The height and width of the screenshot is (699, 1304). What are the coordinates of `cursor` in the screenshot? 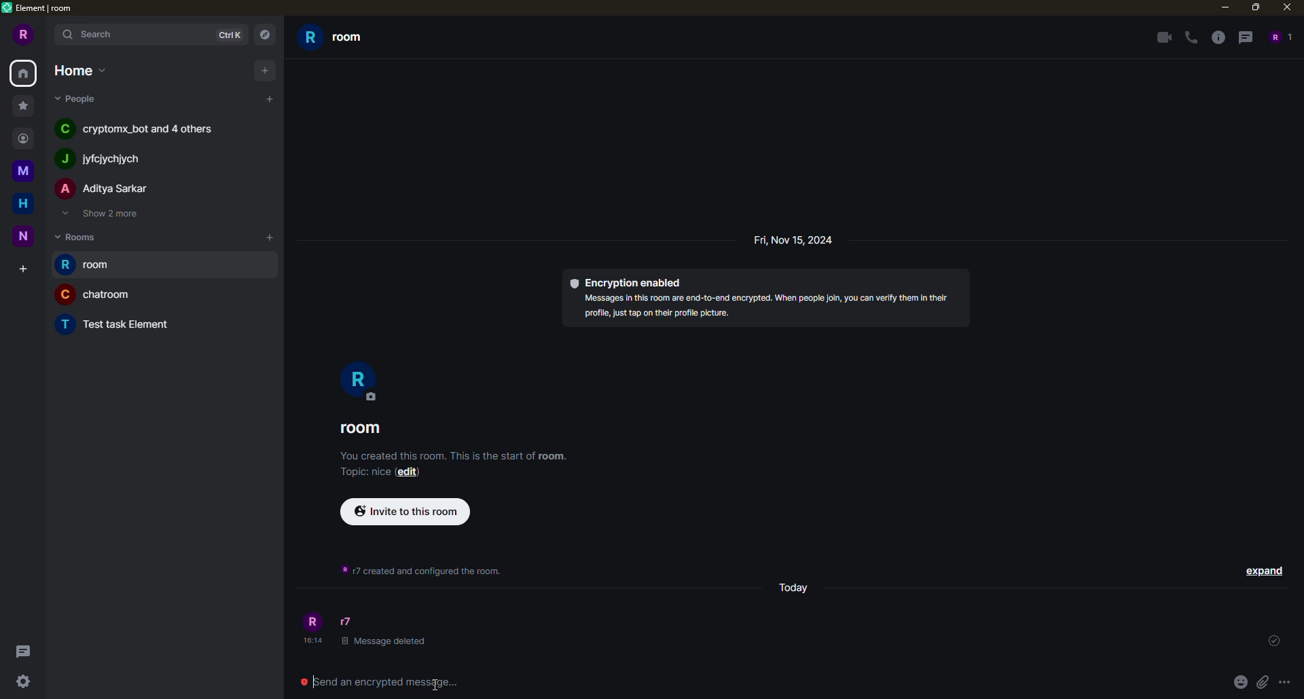 It's located at (435, 682).